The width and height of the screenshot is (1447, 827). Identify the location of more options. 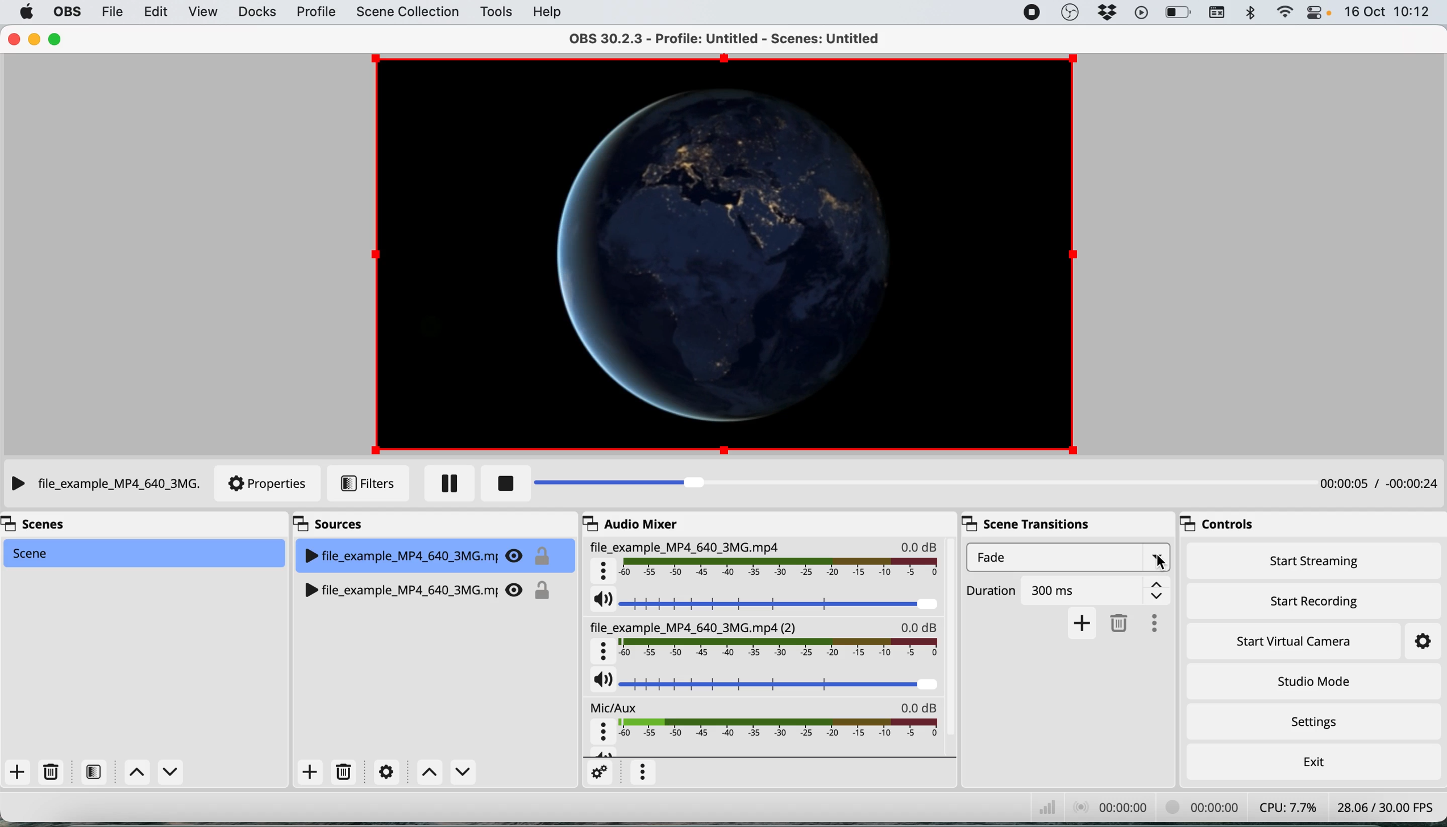
(640, 773).